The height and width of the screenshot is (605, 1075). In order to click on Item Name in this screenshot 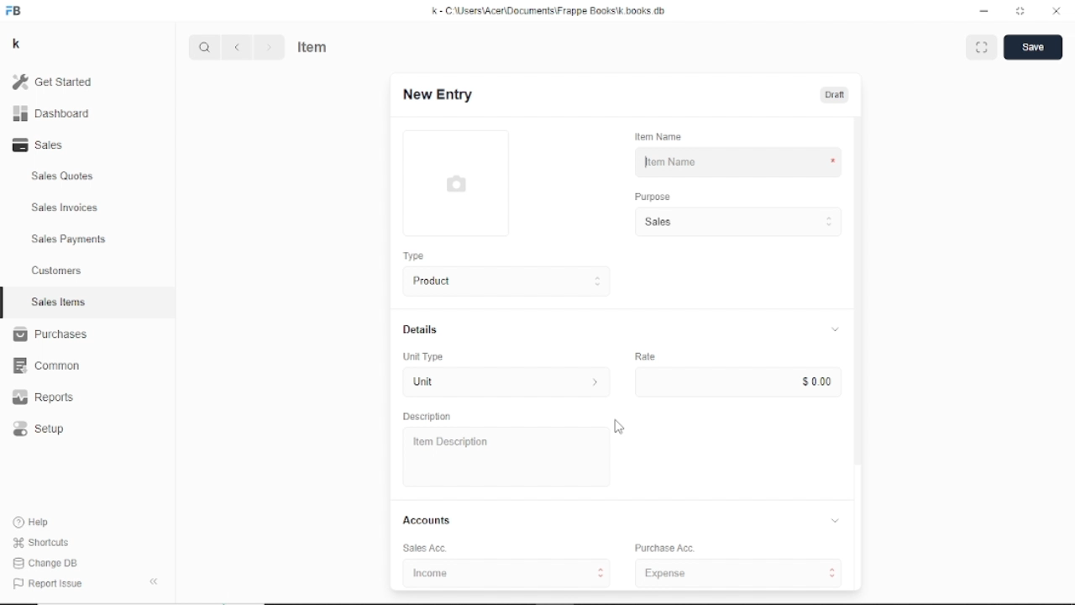, I will do `click(671, 161)`.